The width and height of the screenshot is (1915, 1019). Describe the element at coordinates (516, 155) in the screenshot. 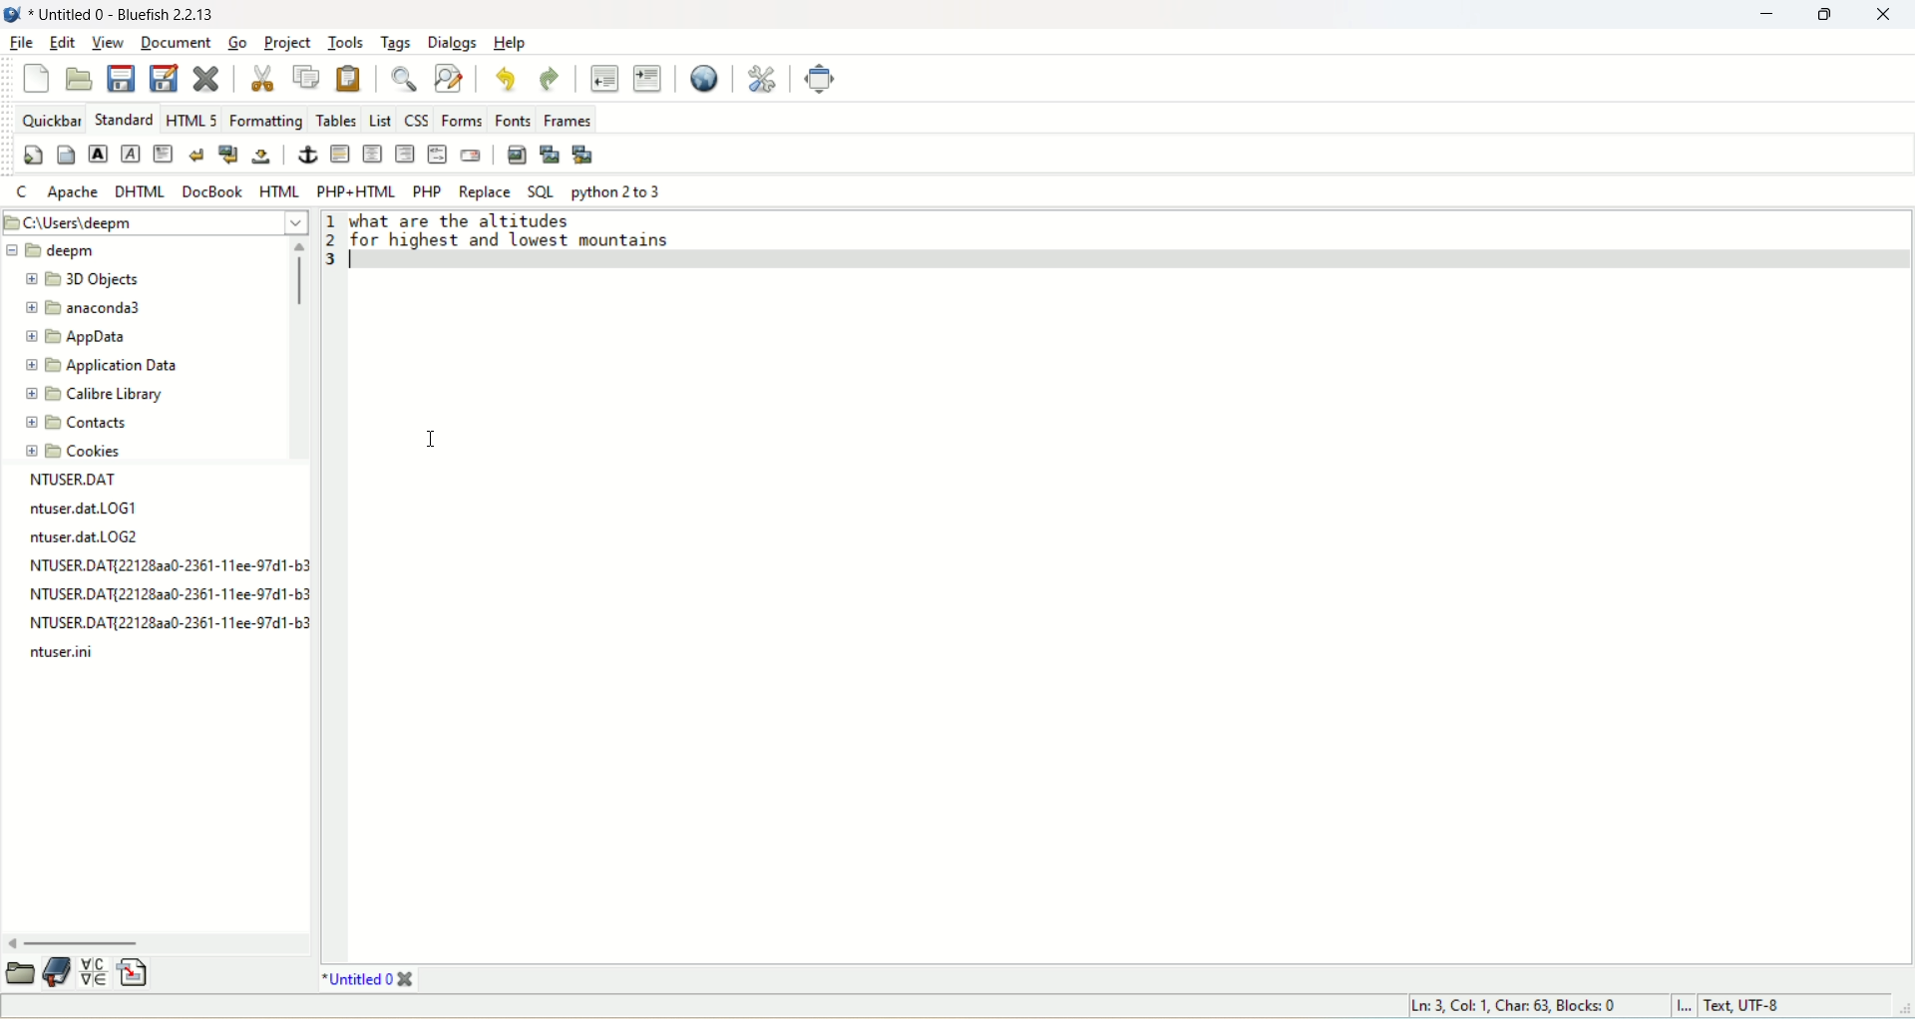

I see `insert image` at that location.